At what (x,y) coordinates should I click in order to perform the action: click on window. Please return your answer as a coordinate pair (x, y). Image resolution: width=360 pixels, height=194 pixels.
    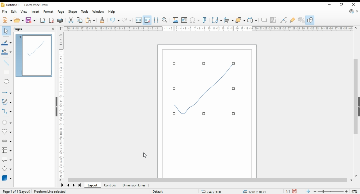
    Looking at the image, I should click on (98, 11).